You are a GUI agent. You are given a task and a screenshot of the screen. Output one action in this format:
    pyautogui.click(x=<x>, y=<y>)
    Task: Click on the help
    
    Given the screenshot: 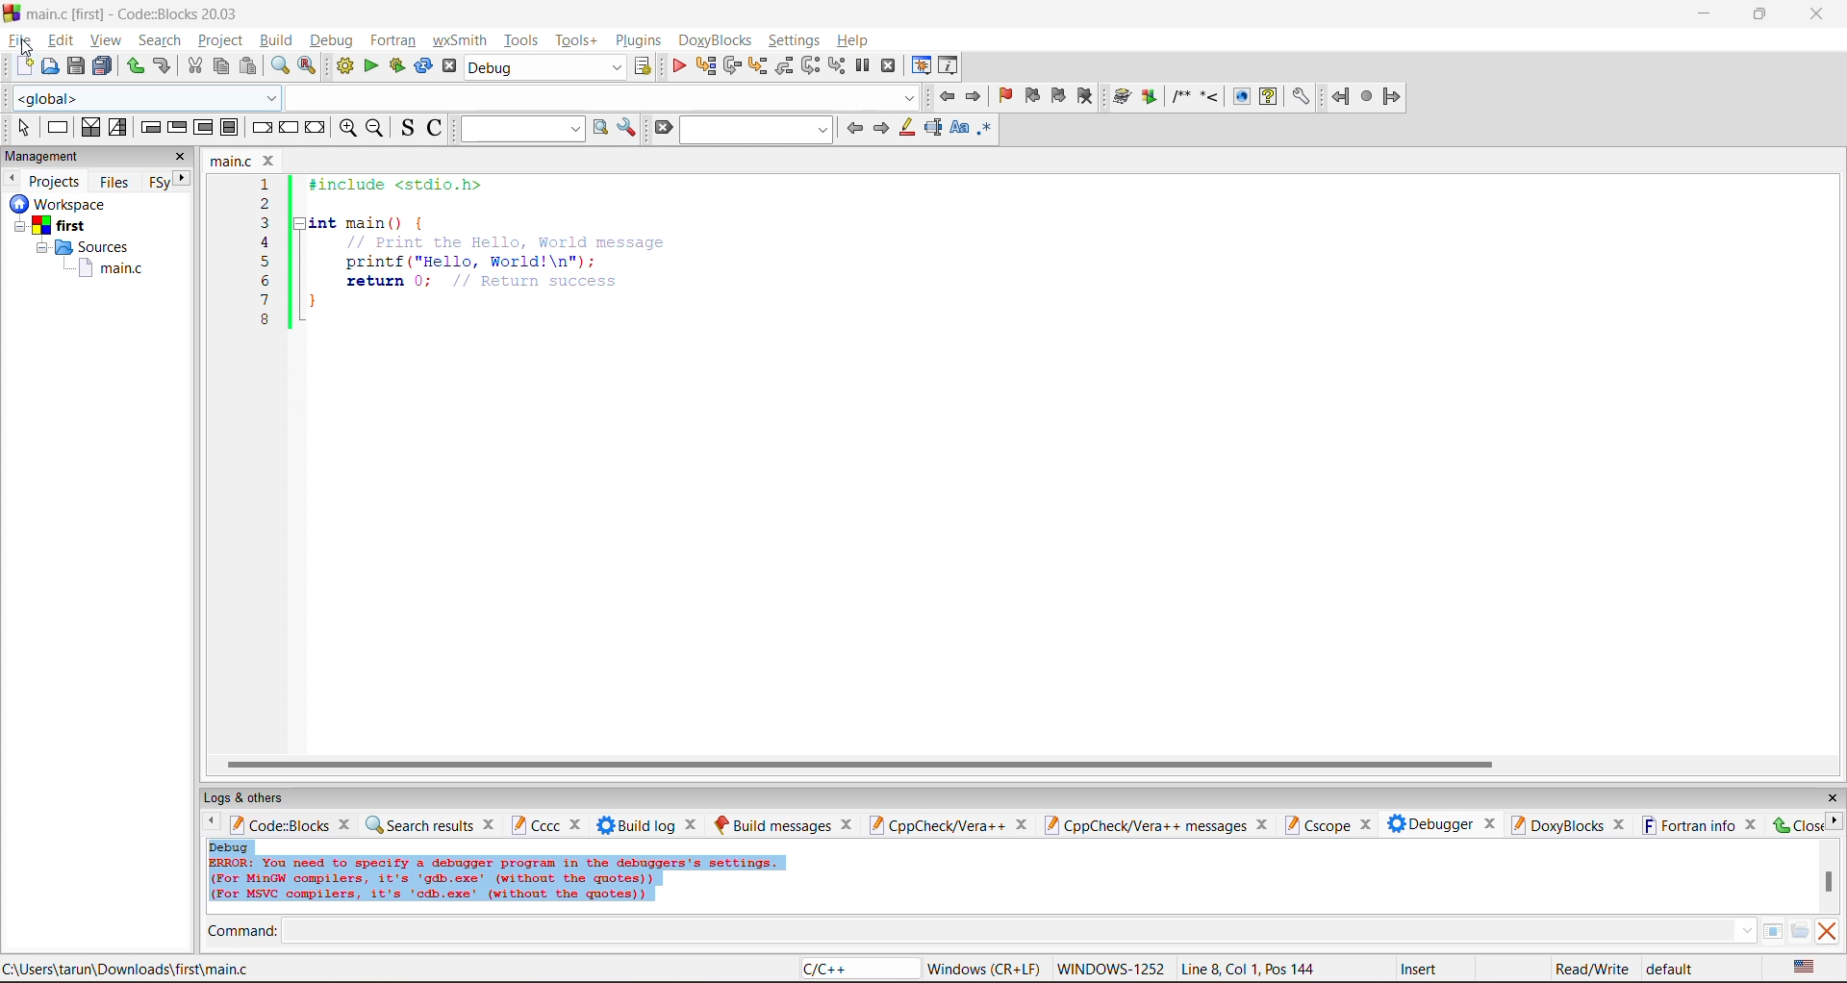 What is the action you would take?
    pyautogui.click(x=855, y=40)
    